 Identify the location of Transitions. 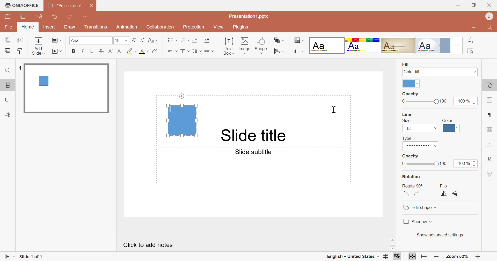
(97, 28).